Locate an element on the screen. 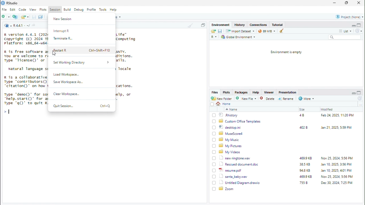  Checkbox is located at coordinates (214, 115).